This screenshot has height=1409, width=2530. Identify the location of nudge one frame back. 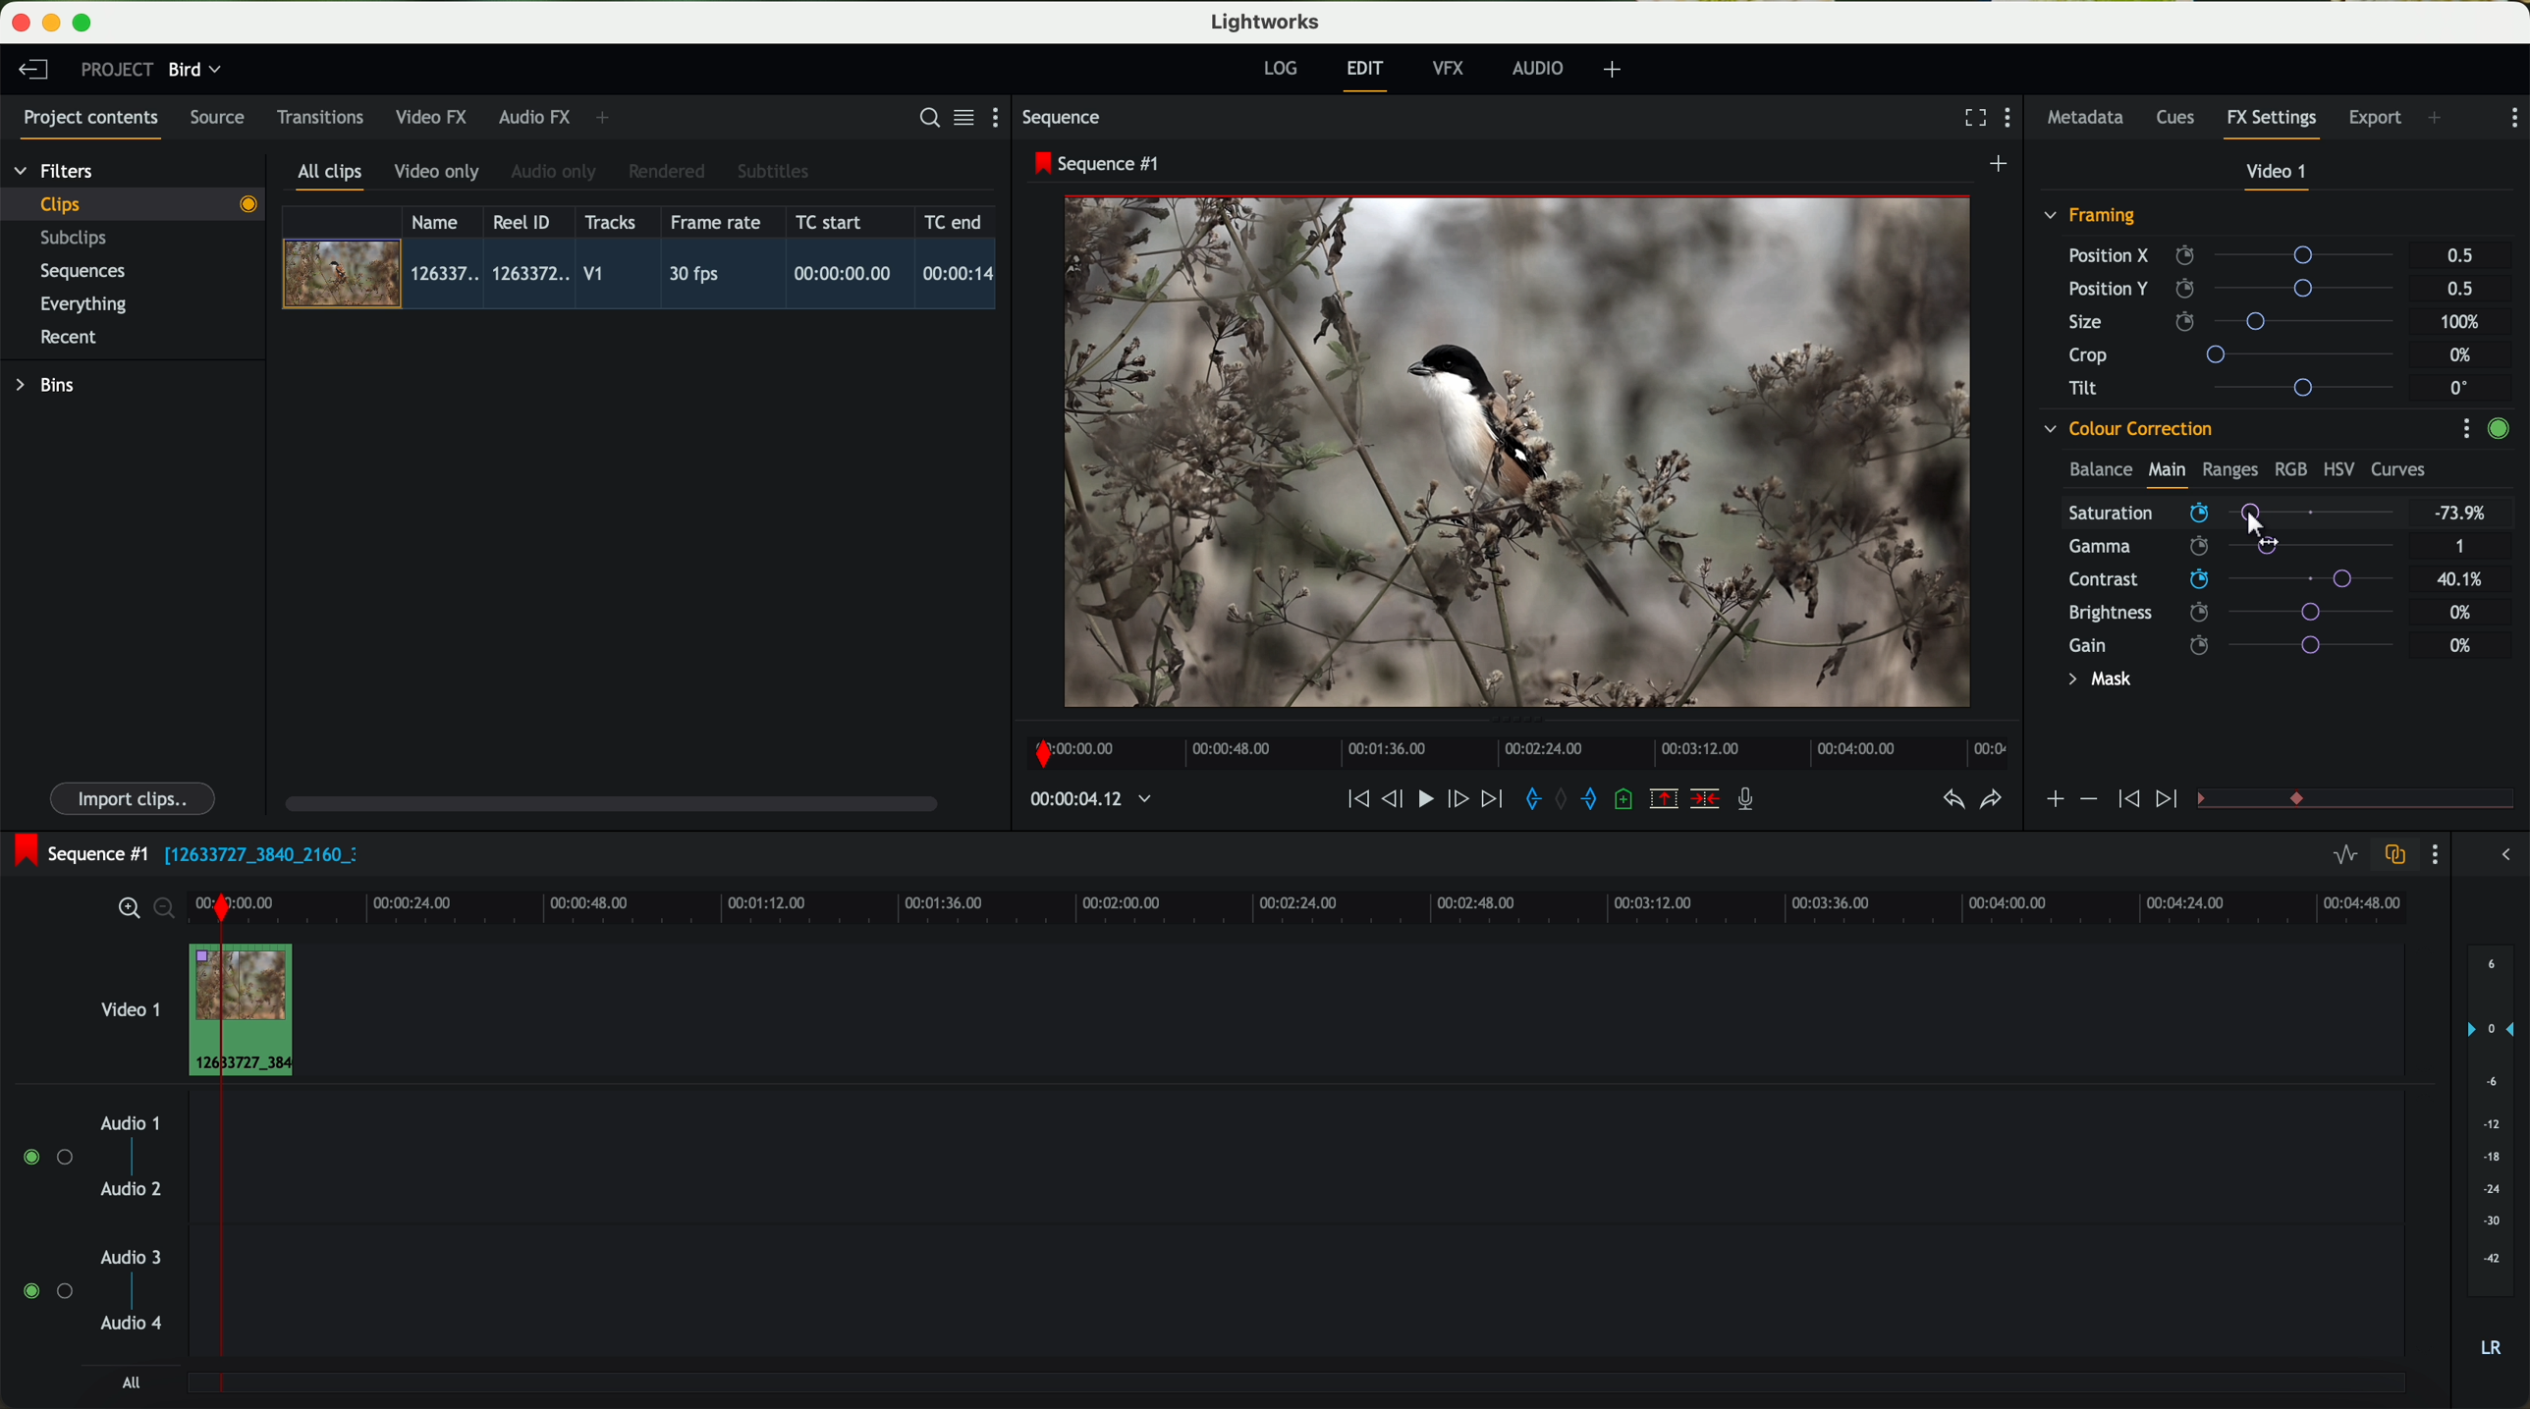
(1396, 801).